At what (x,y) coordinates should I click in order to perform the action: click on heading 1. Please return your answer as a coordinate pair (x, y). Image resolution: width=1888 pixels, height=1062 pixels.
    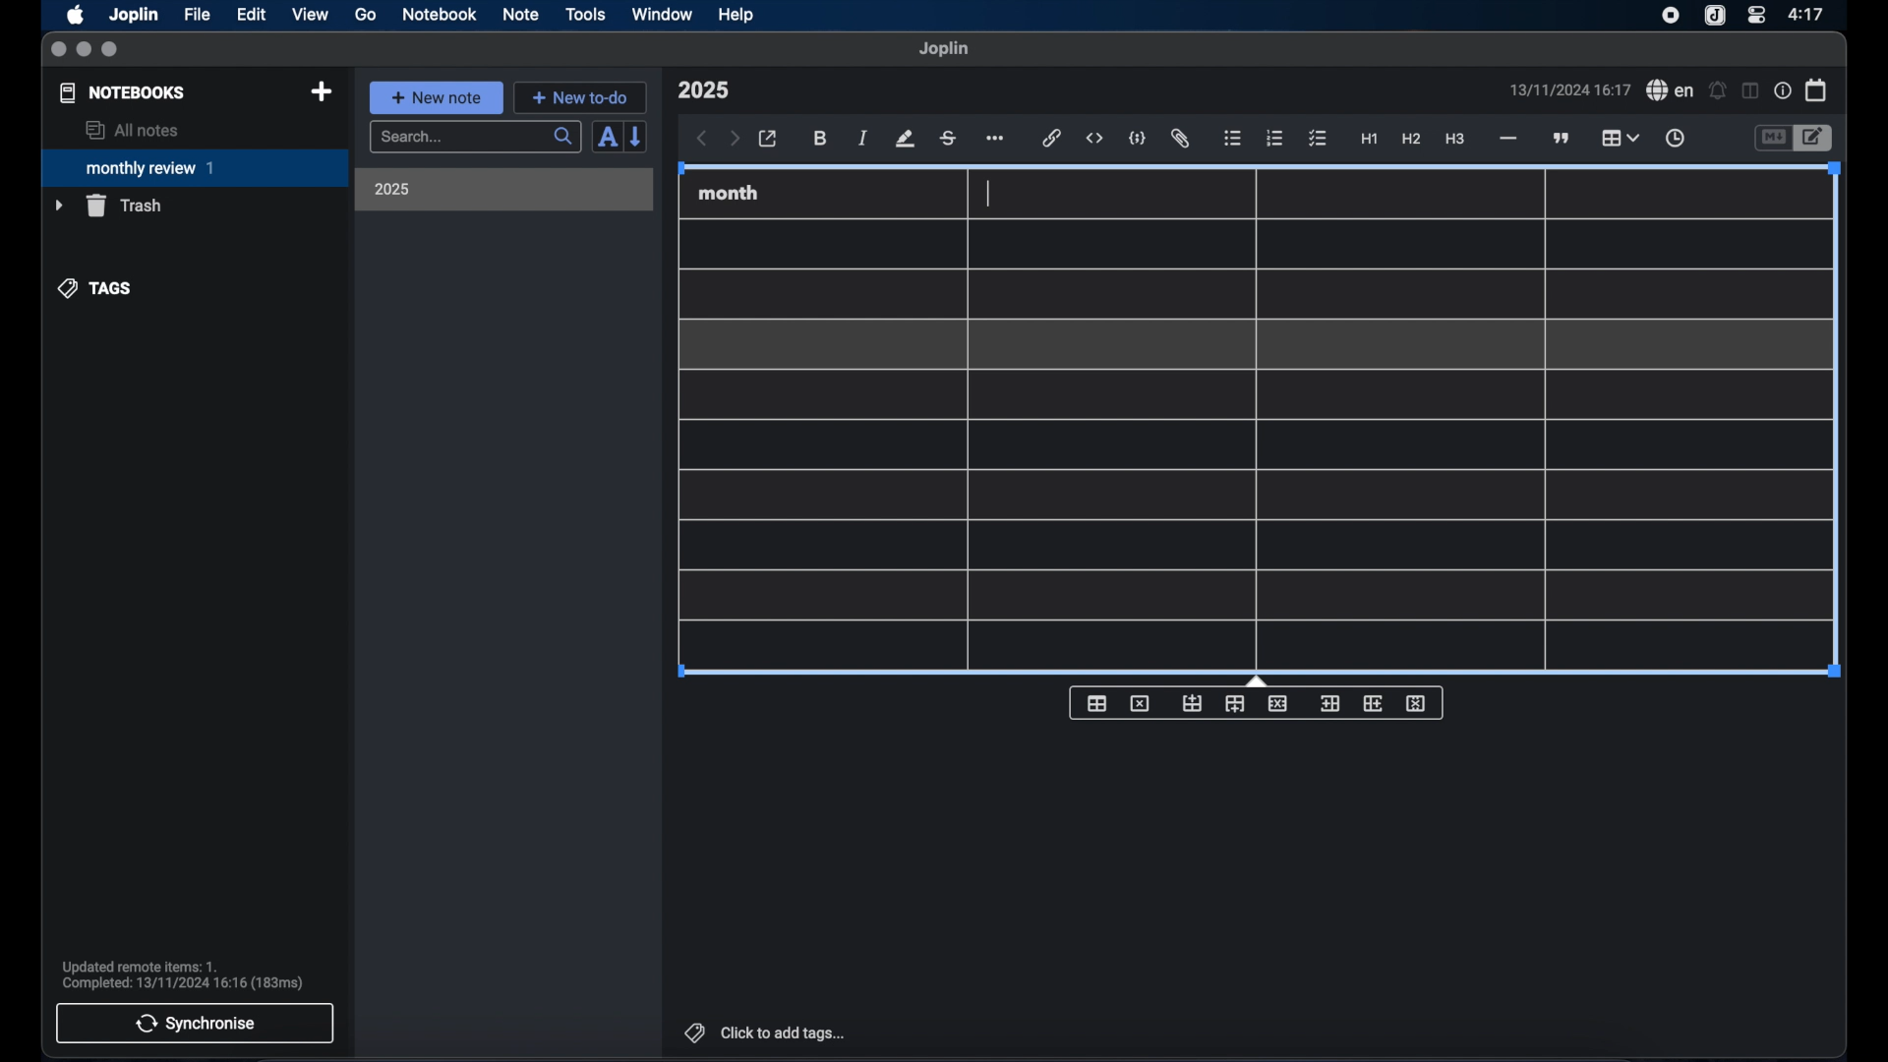
    Looking at the image, I should click on (1370, 140).